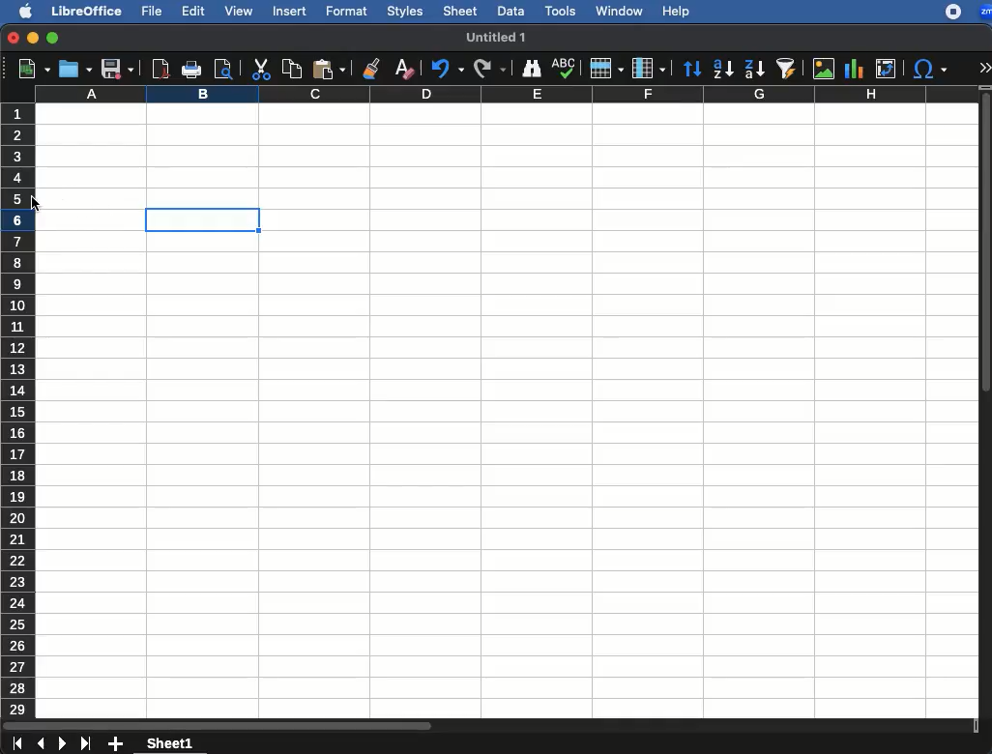 The height and width of the screenshot is (754, 992). Describe the element at coordinates (169, 745) in the screenshot. I see `sheet1` at that location.